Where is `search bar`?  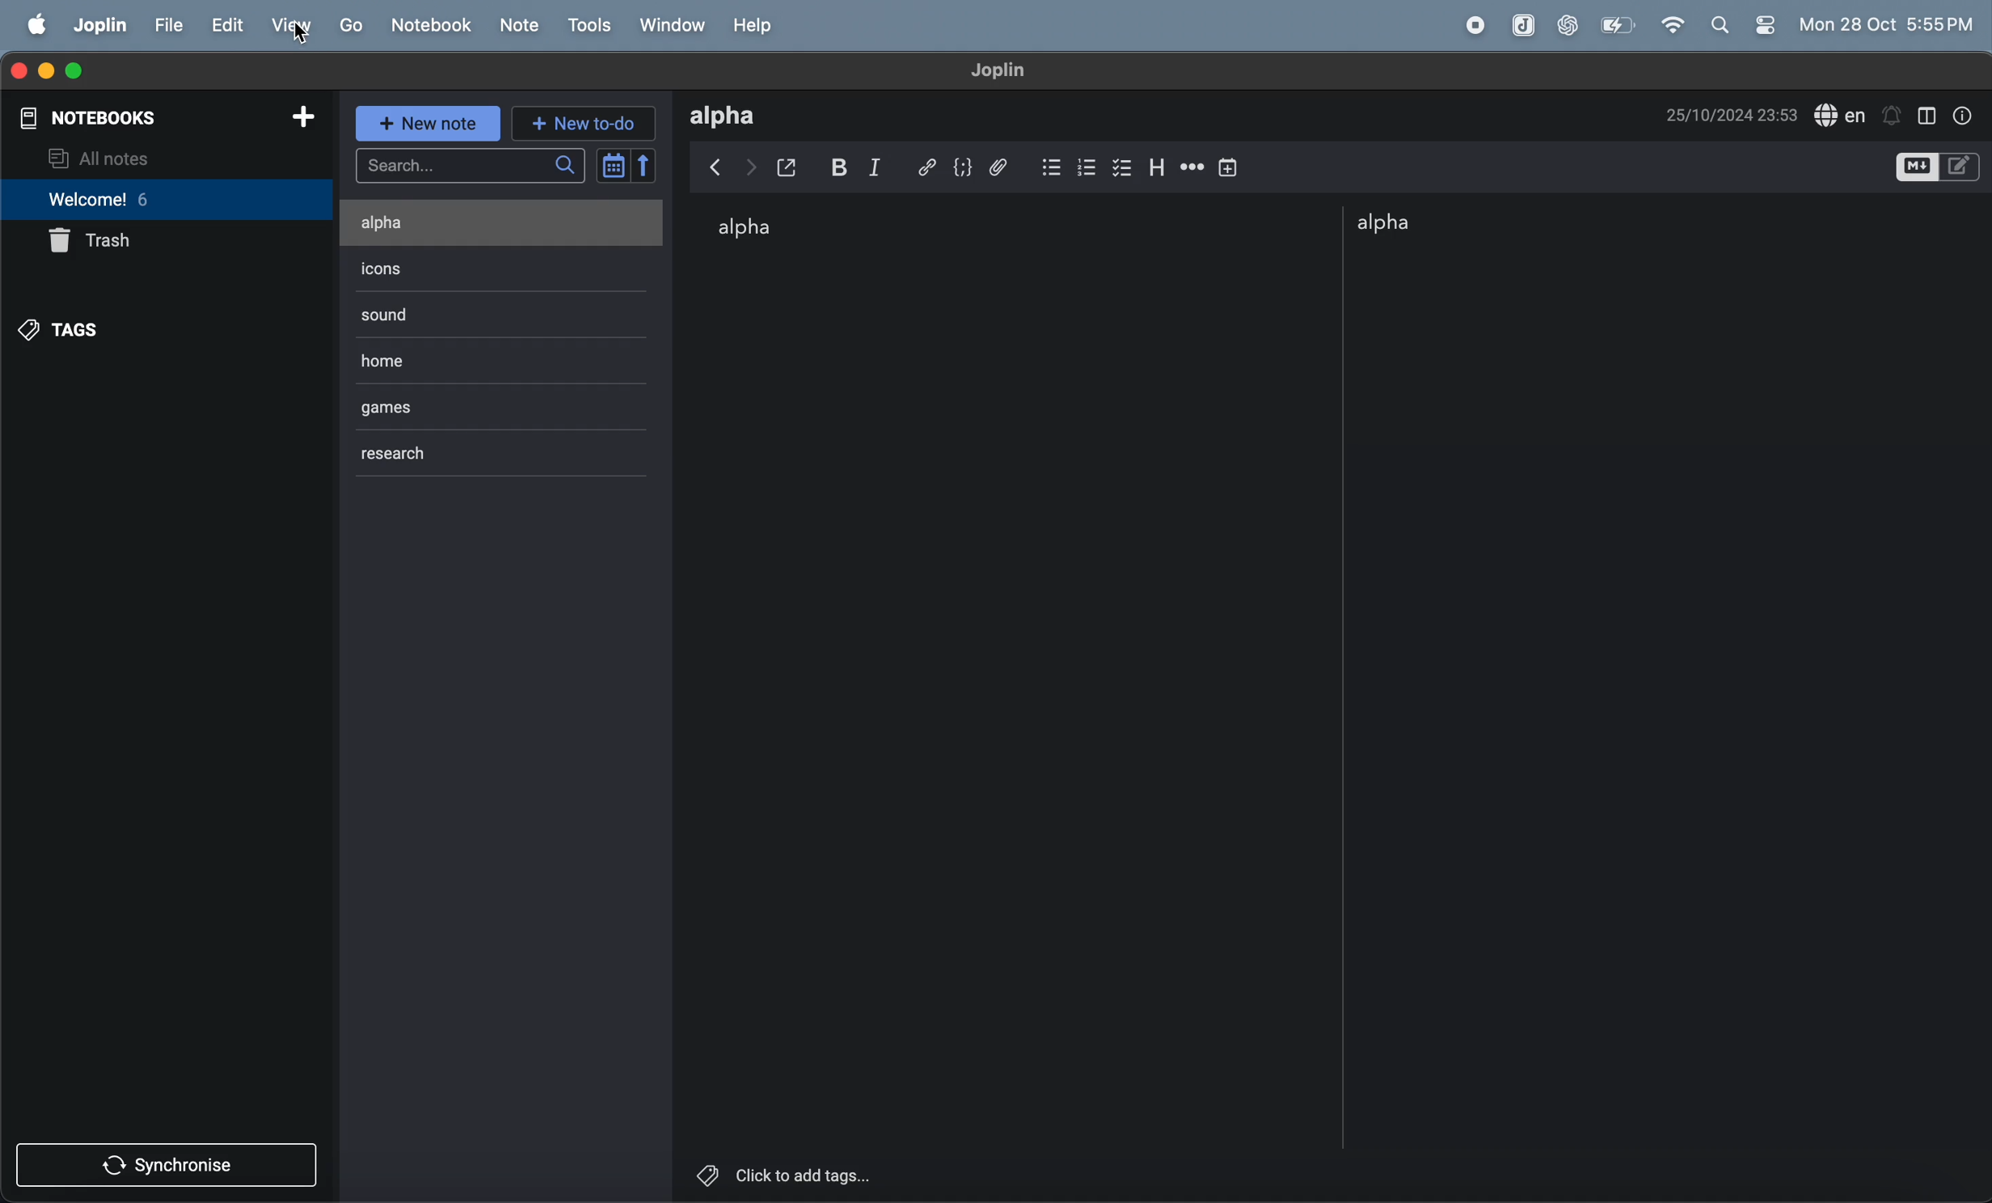 search bar is located at coordinates (469, 167).